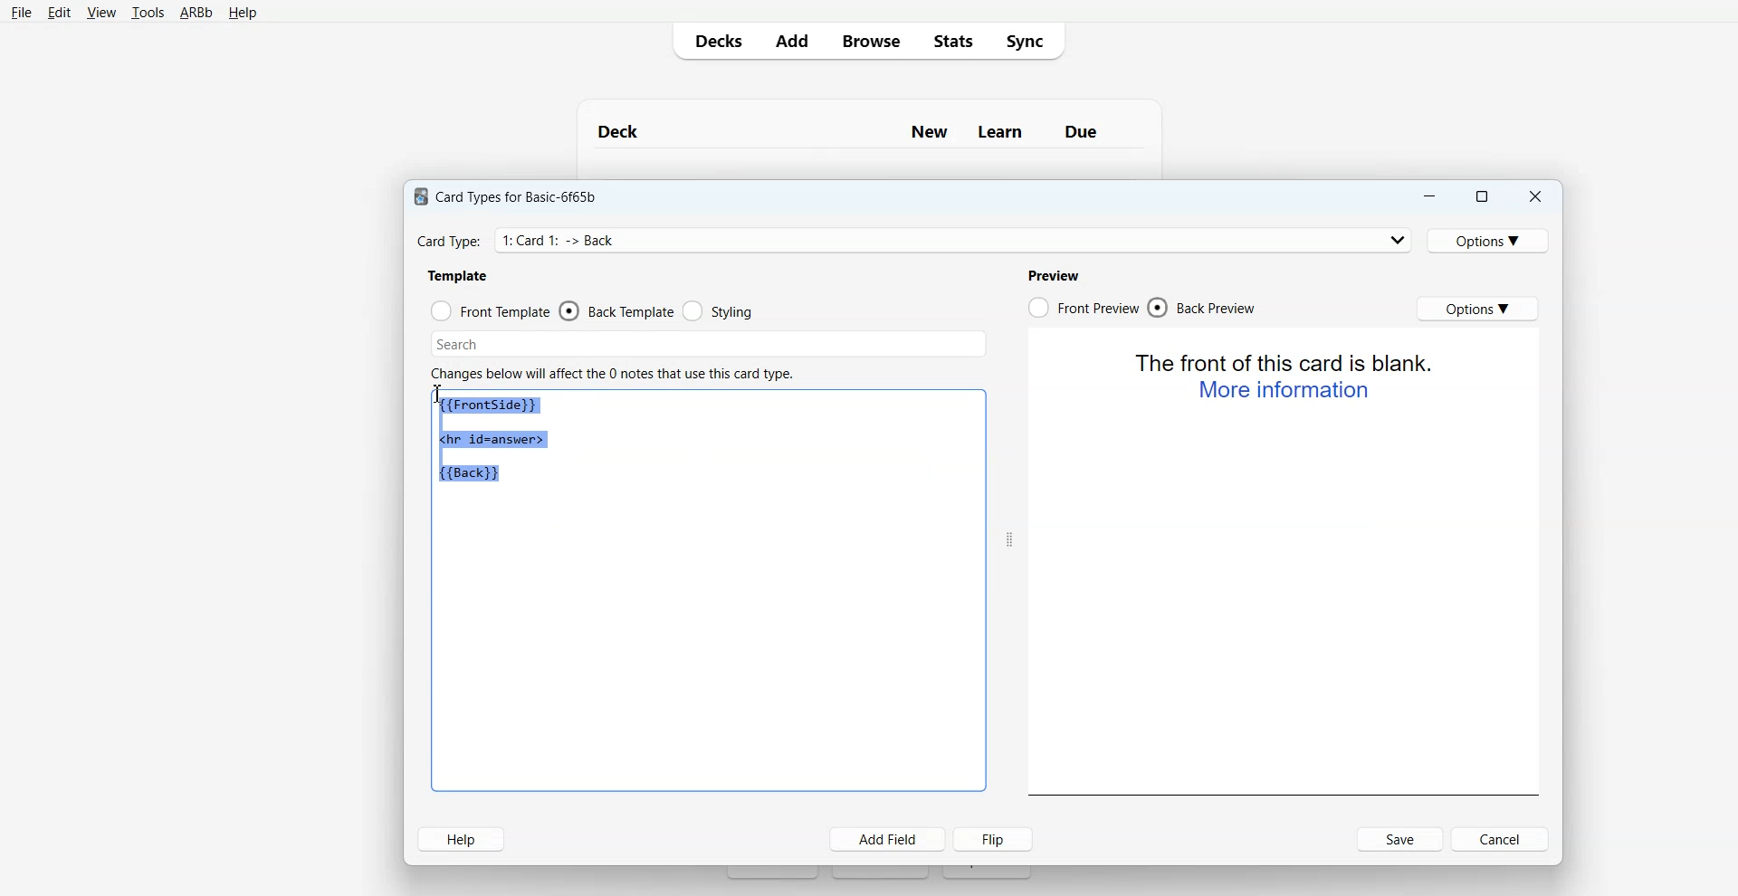  What do you see at coordinates (196, 13) in the screenshot?
I see `ARBb` at bounding box center [196, 13].